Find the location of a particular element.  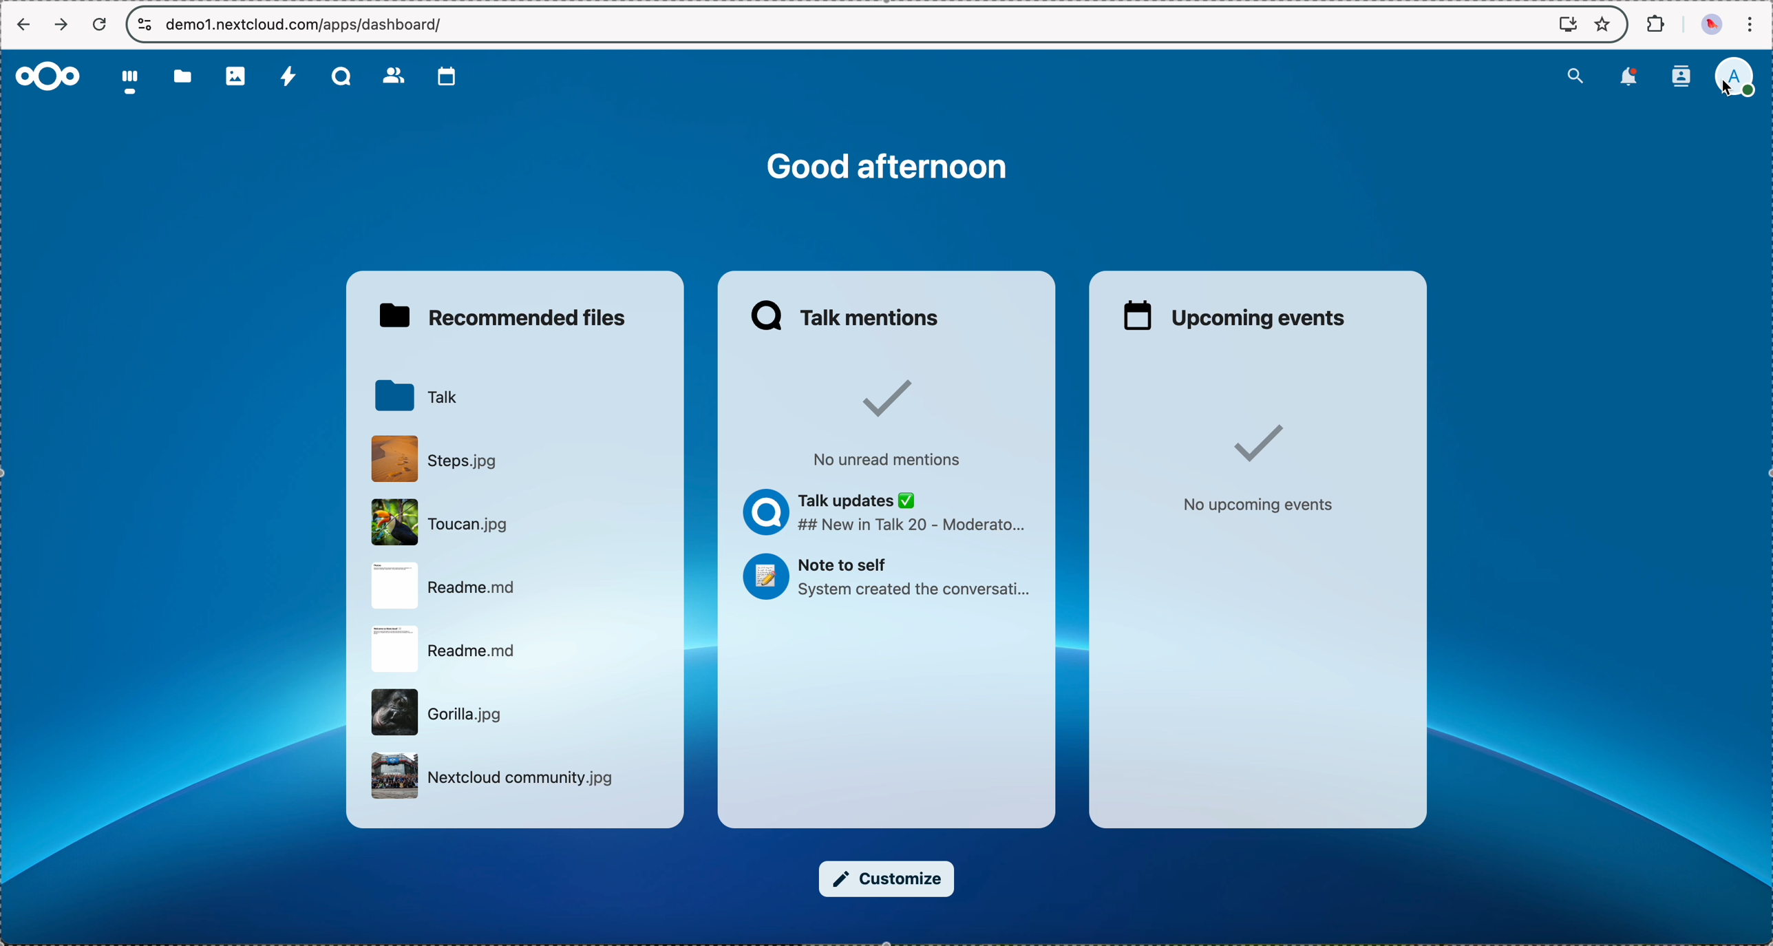

recommended files is located at coordinates (501, 317).